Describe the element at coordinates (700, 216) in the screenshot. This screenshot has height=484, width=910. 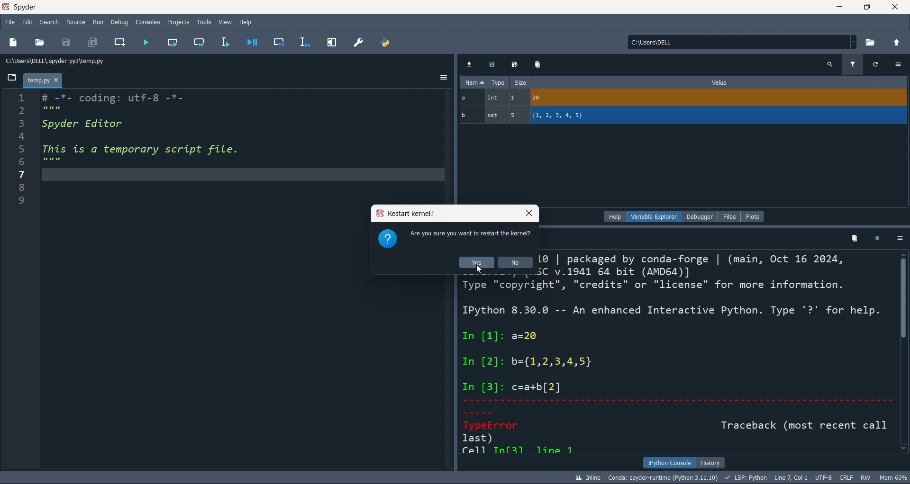
I see `debugger` at that location.